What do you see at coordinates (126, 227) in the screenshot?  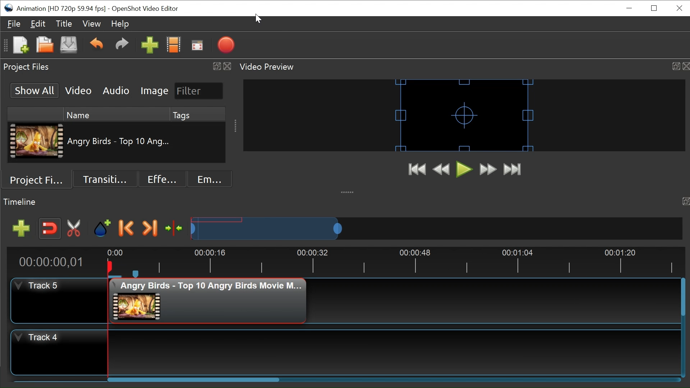 I see `Previous Marker` at bounding box center [126, 227].